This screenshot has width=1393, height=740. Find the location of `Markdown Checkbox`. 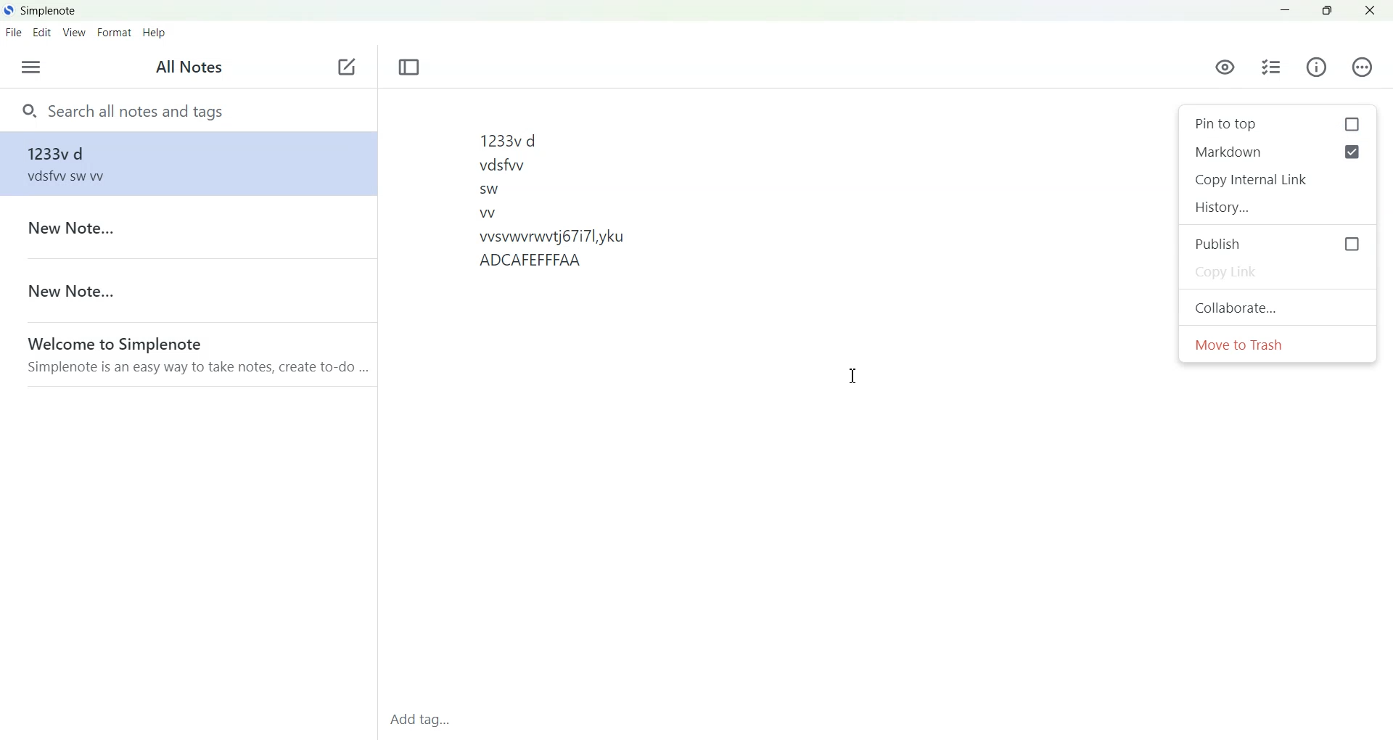

Markdown Checkbox is located at coordinates (1253, 152).